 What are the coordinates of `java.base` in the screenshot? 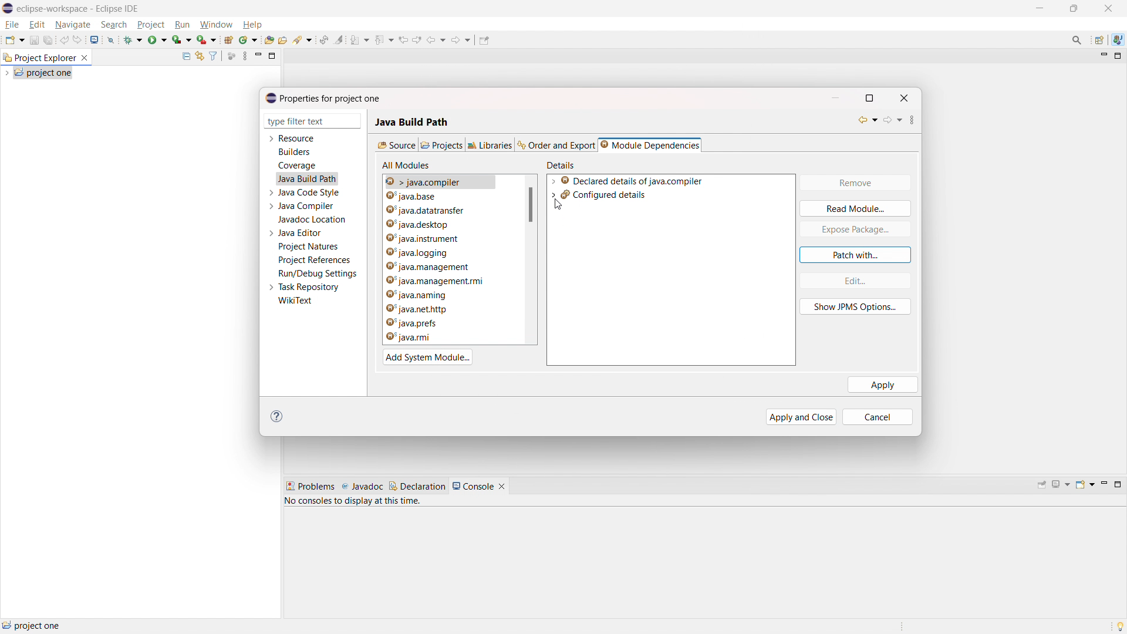 It's located at (453, 181).